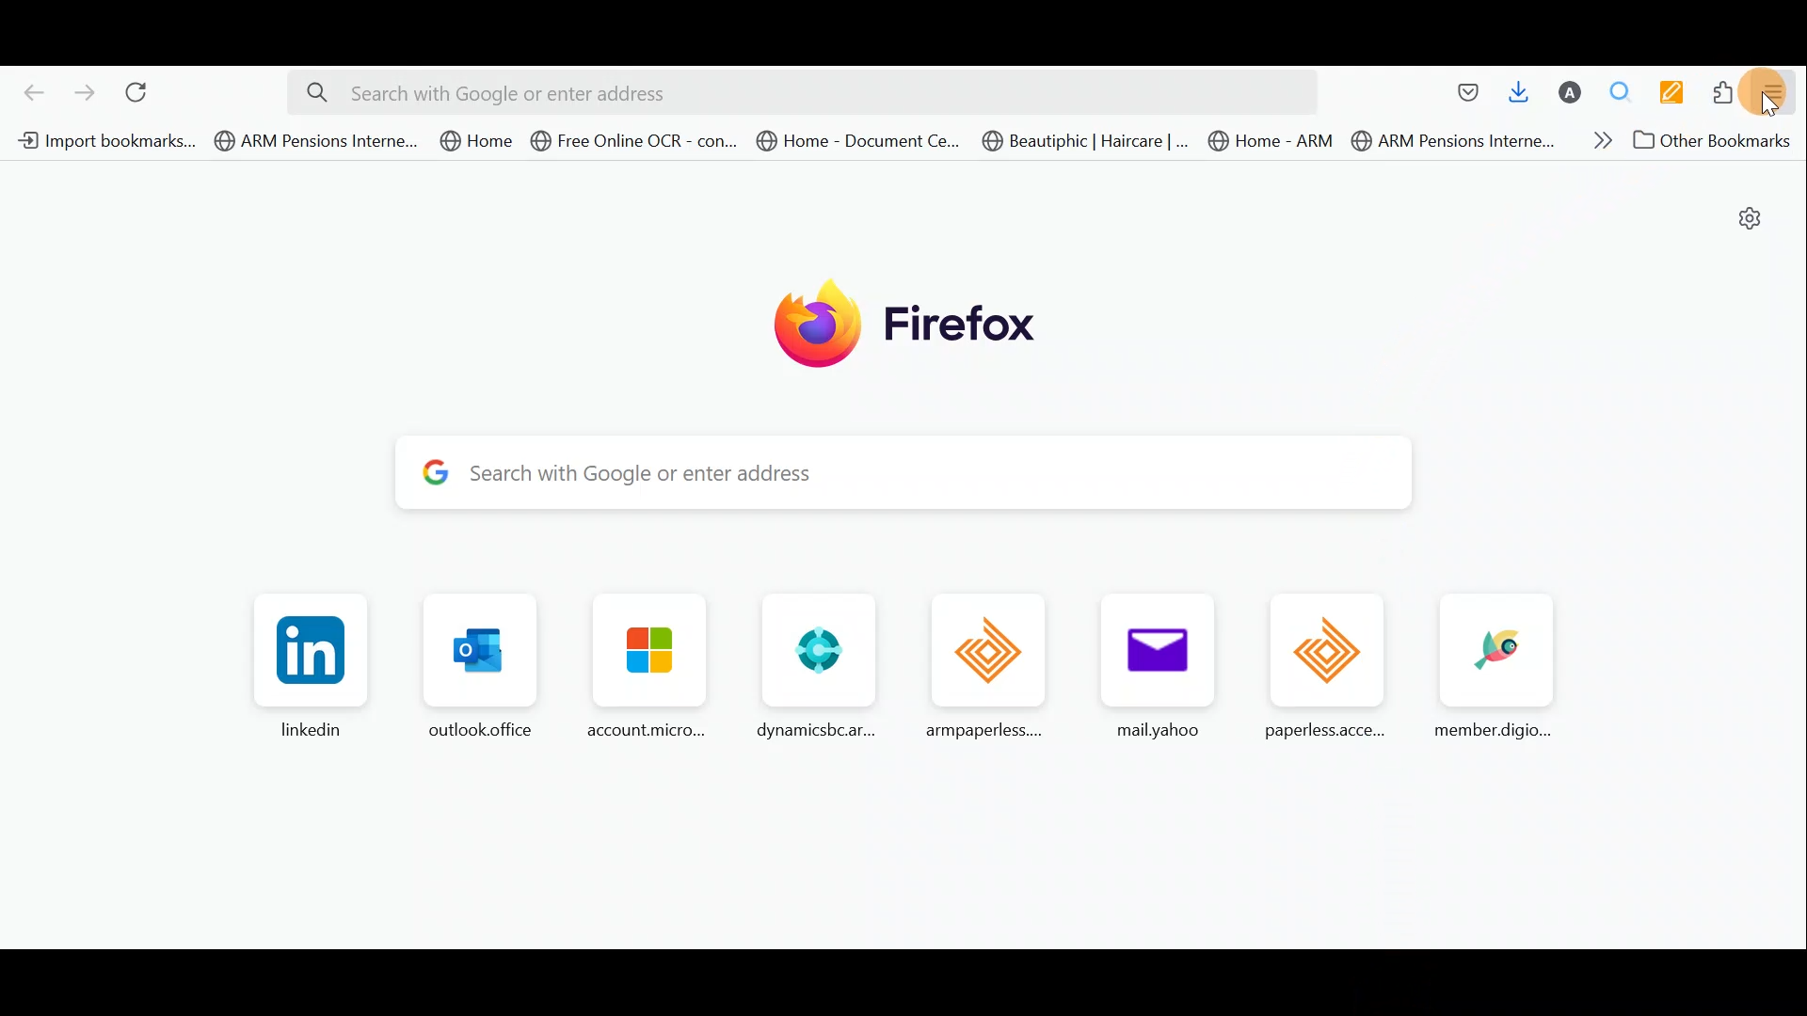 This screenshot has height=1016, width=1807. I want to click on Multi keyword highlighter, so click(1678, 93).